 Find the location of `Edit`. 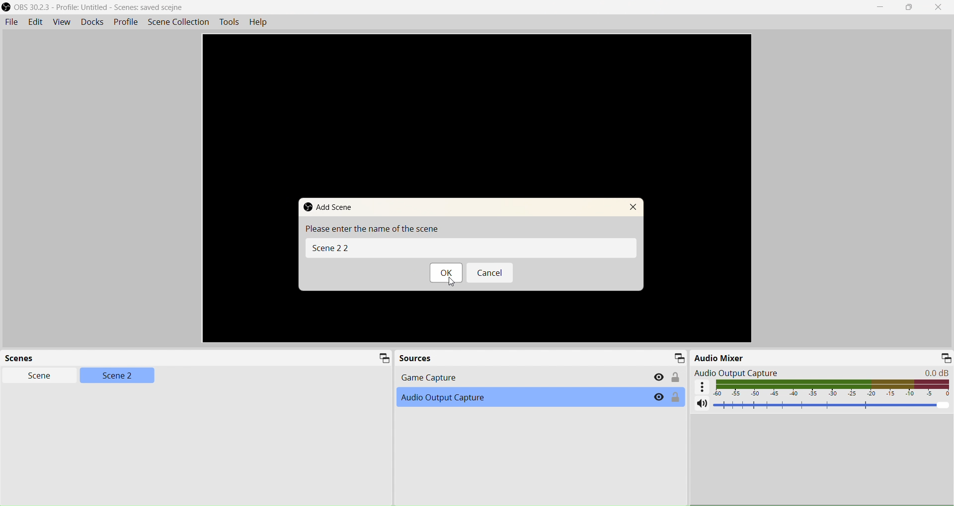

Edit is located at coordinates (34, 21).